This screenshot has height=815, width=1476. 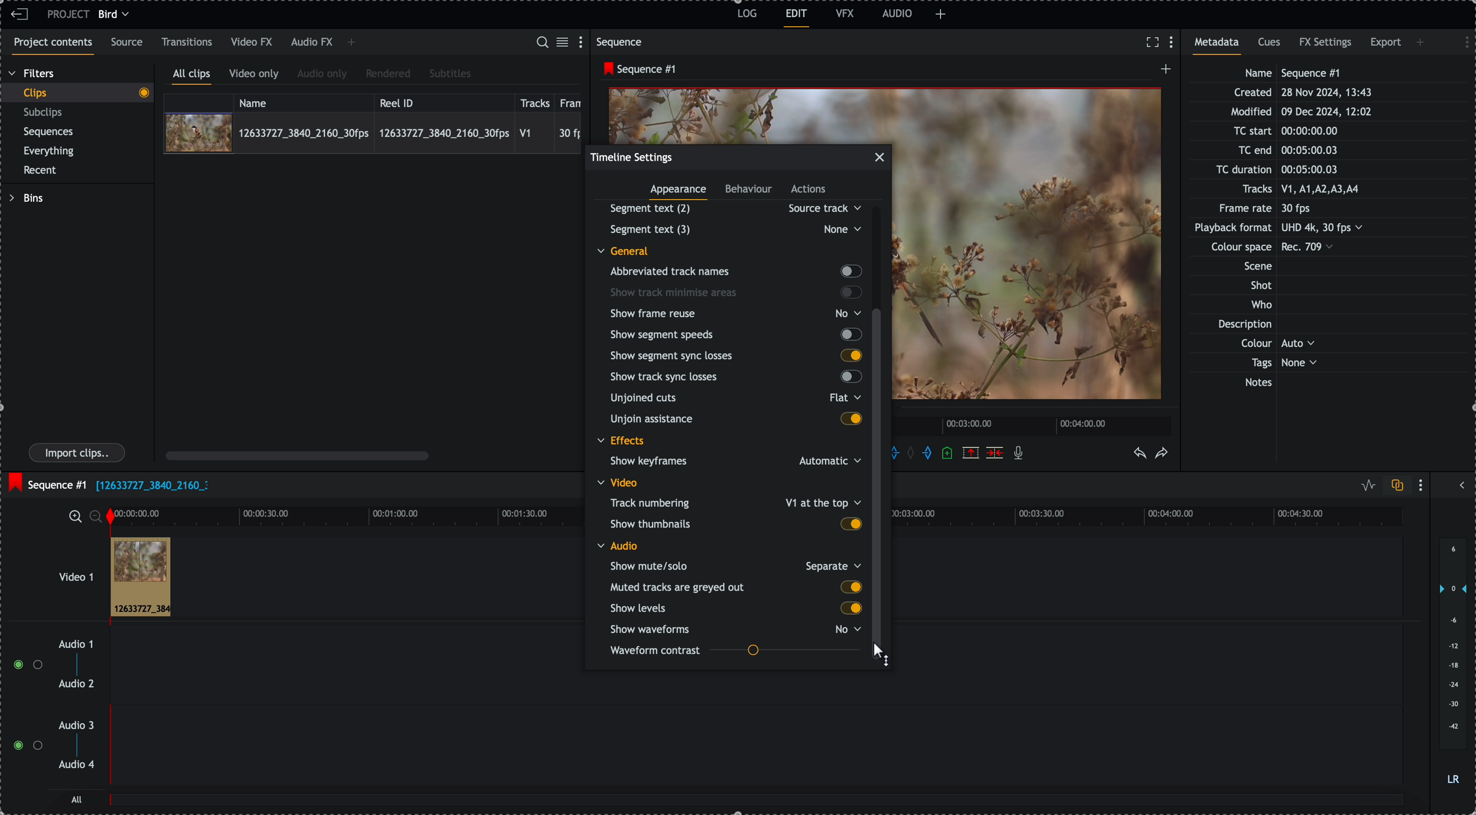 What do you see at coordinates (880, 157) in the screenshot?
I see `close popup` at bounding box center [880, 157].